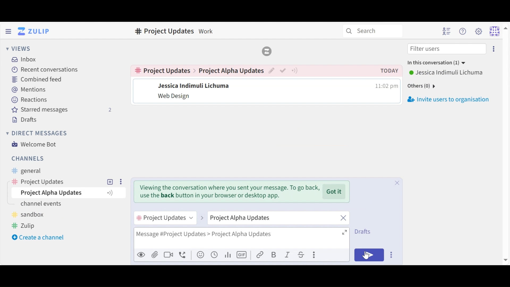 This screenshot has height=287, width=510. I want to click on more, so click(121, 180).